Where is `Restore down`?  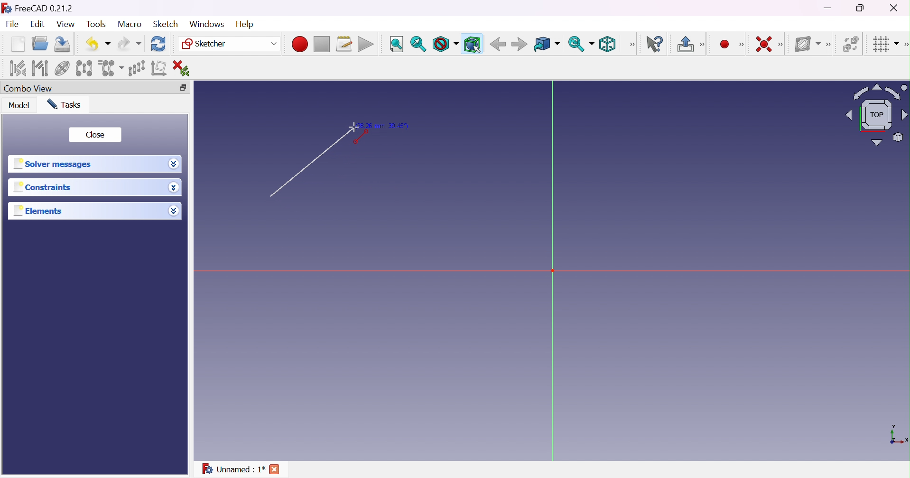
Restore down is located at coordinates (184, 87).